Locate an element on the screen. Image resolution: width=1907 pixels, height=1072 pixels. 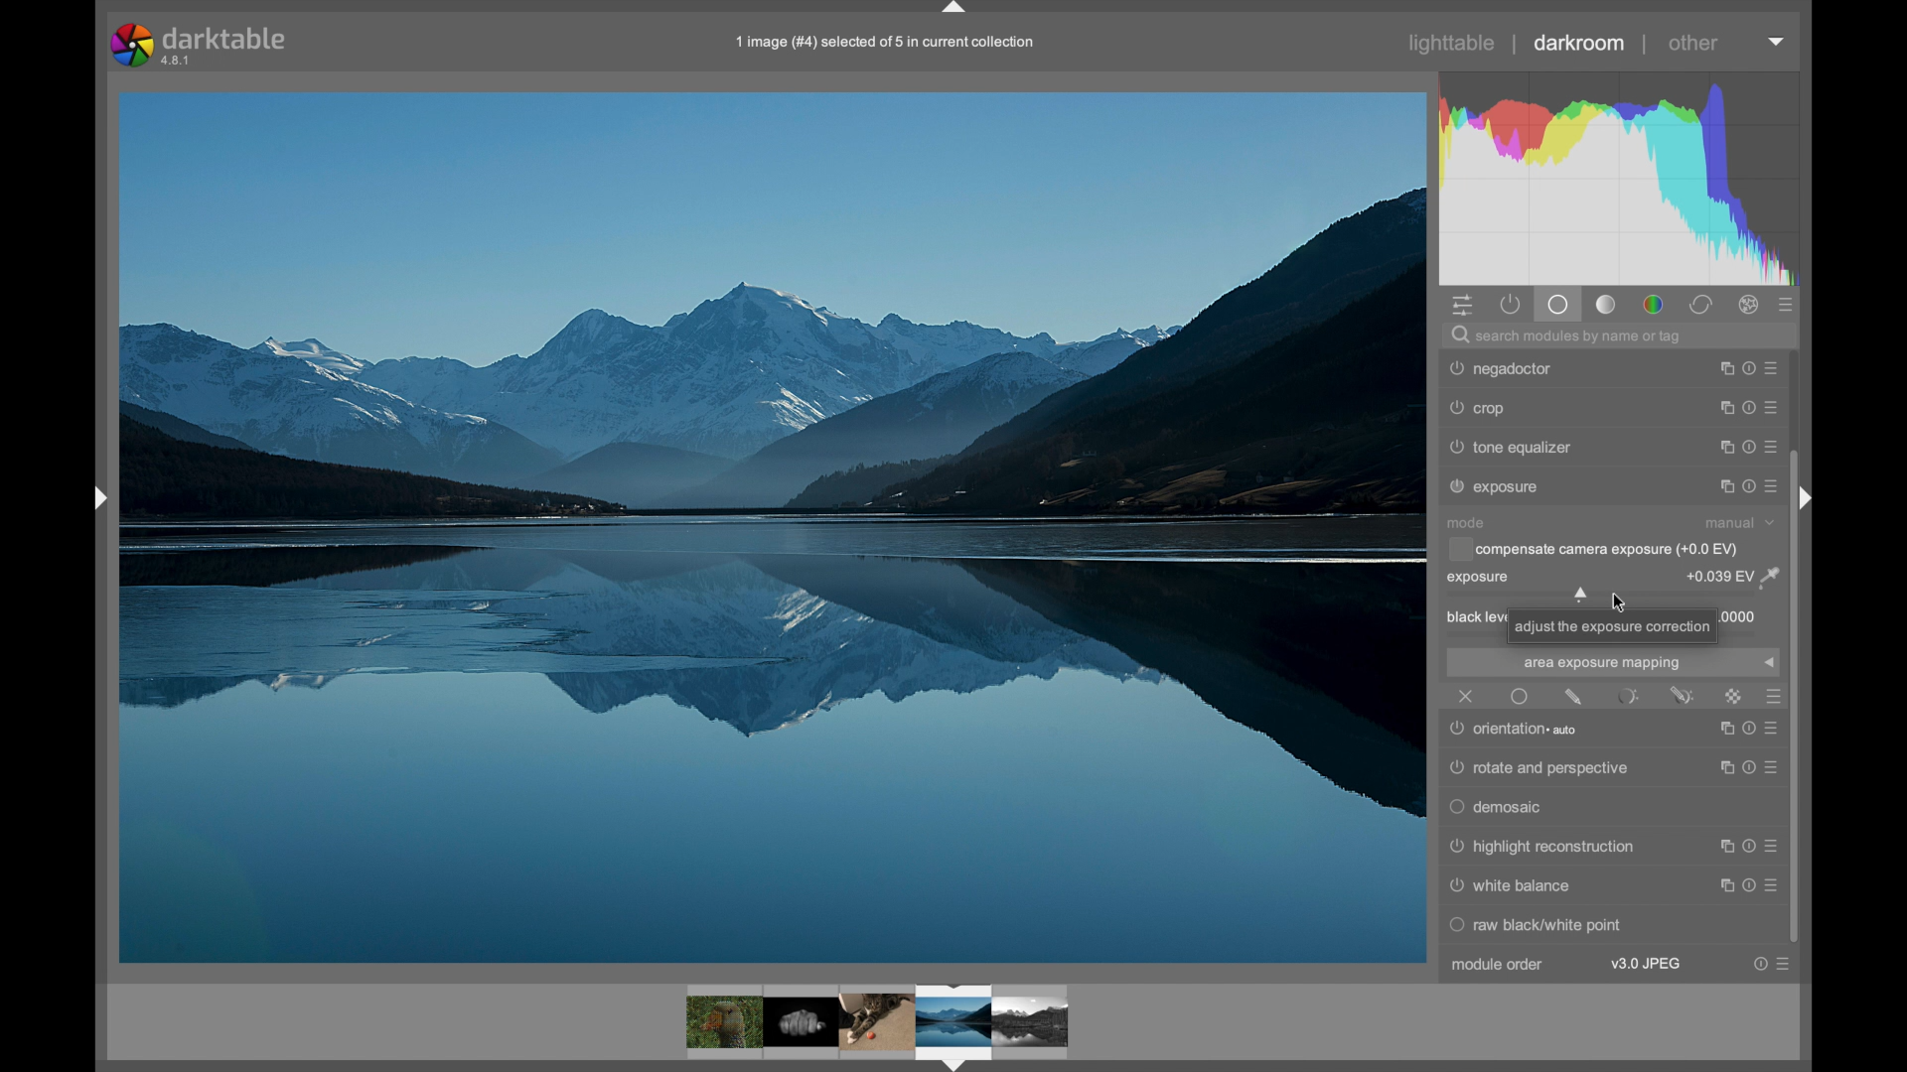
more options is located at coordinates (1750, 407).